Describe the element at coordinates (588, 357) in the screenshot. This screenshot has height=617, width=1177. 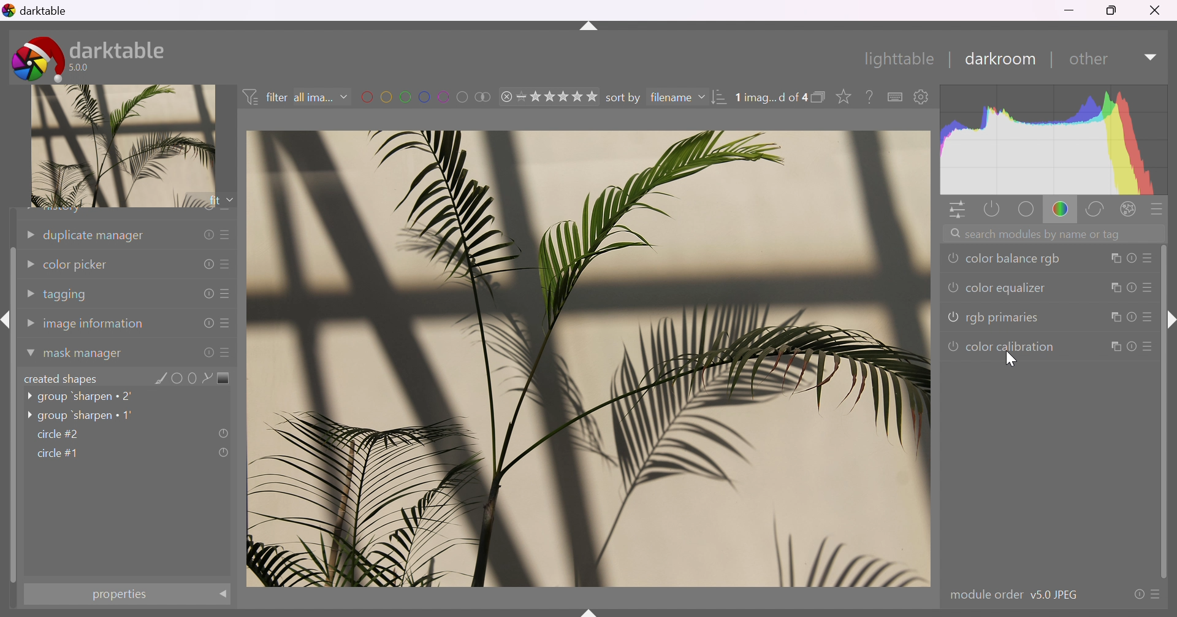
I see `image` at that location.